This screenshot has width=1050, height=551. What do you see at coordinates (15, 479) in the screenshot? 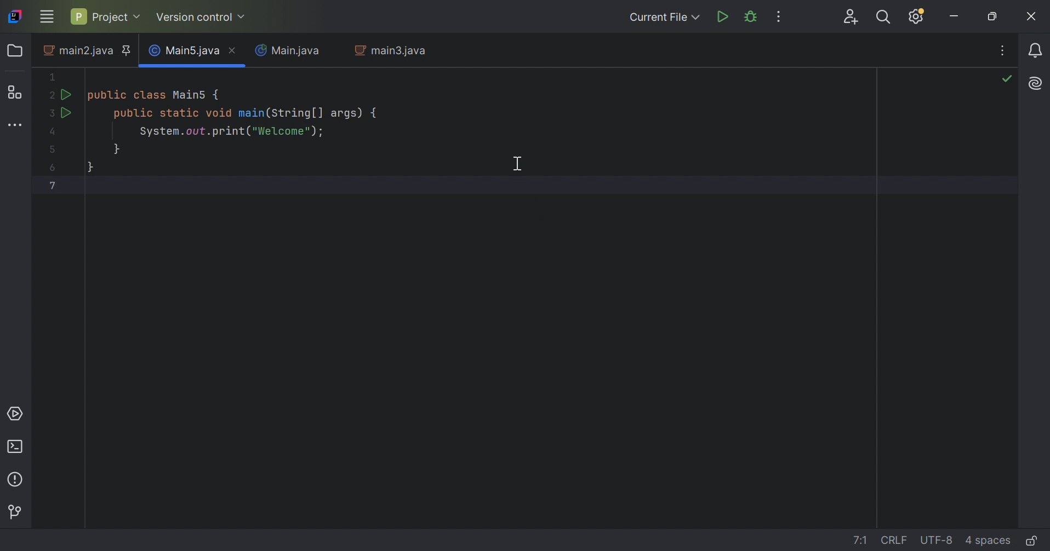
I see `Problems` at bounding box center [15, 479].